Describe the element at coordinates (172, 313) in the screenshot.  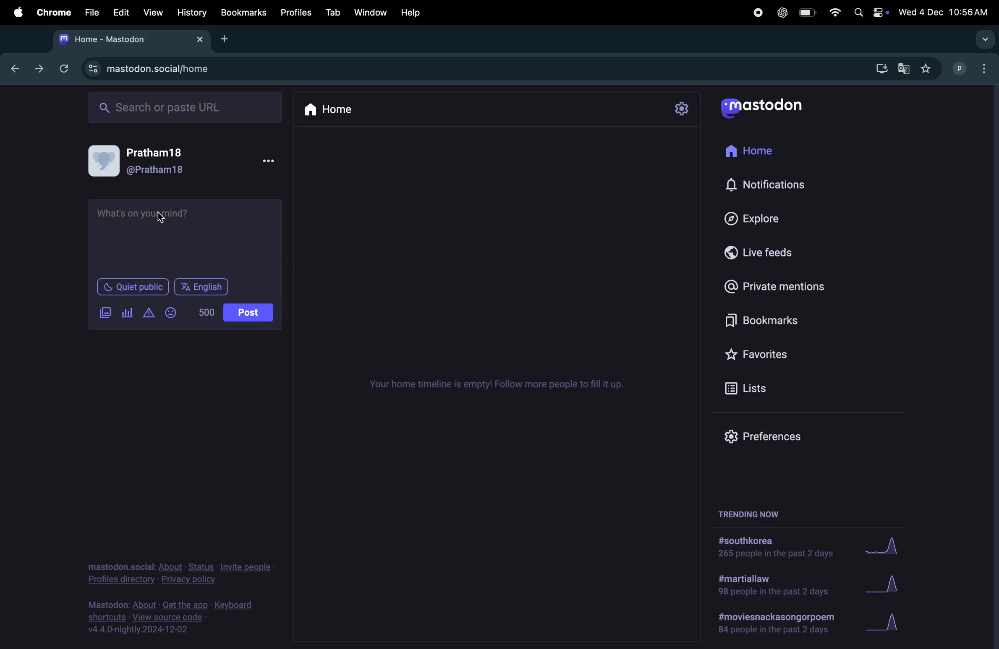
I see `emoji` at that location.